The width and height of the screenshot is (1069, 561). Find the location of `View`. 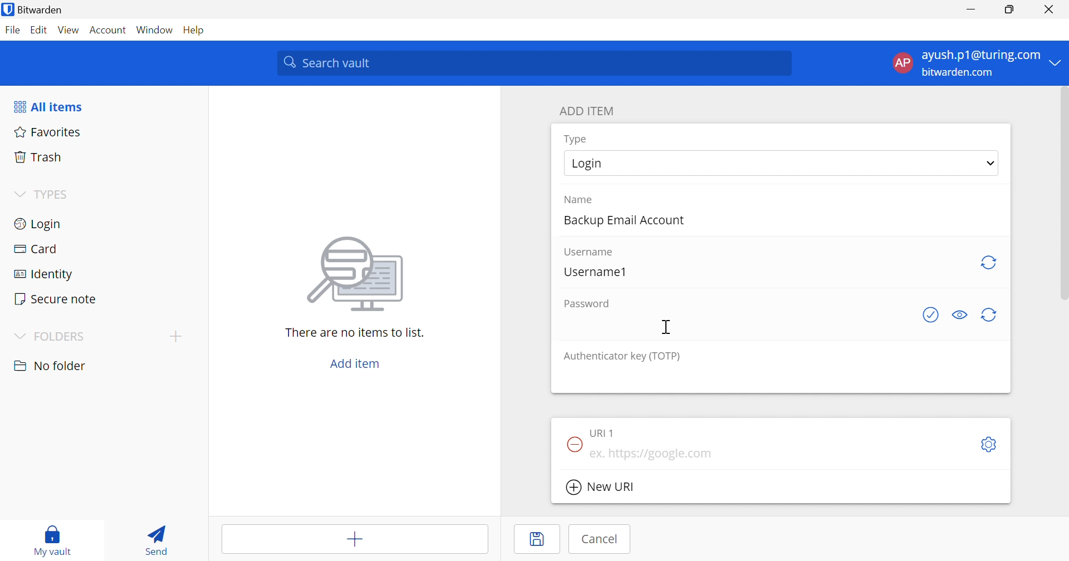

View is located at coordinates (69, 30).